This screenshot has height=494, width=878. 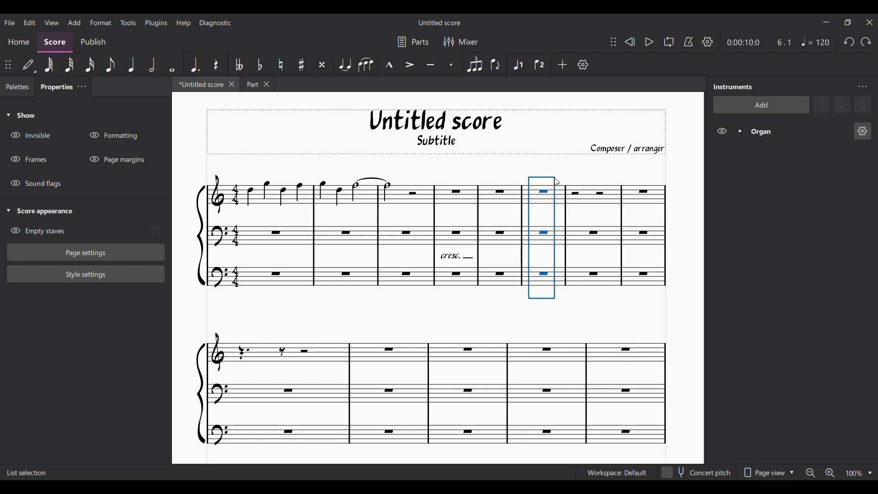 What do you see at coordinates (74, 22) in the screenshot?
I see `Add menu` at bounding box center [74, 22].